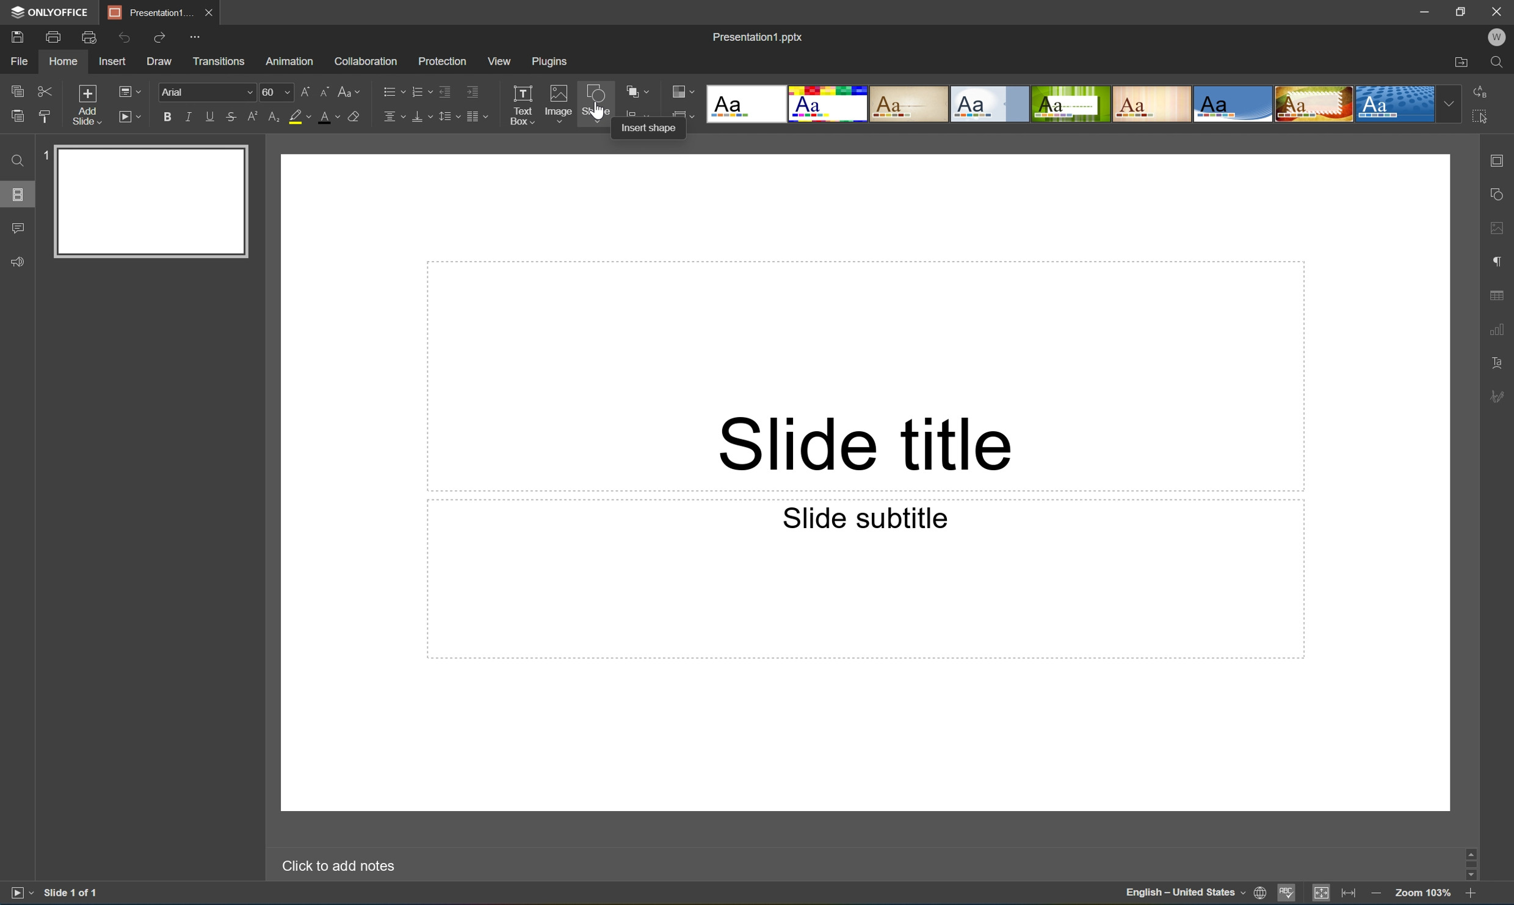 The width and height of the screenshot is (1514, 905). Describe the element at coordinates (153, 201) in the screenshot. I see `Slide` at that location.